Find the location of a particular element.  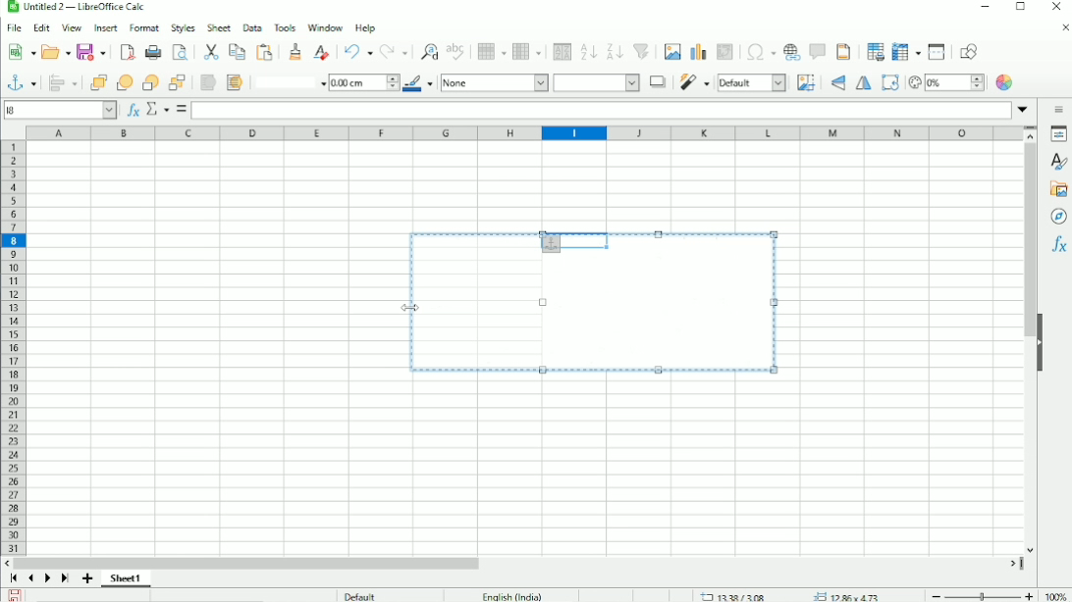

View is located at coordinates (72, 27).